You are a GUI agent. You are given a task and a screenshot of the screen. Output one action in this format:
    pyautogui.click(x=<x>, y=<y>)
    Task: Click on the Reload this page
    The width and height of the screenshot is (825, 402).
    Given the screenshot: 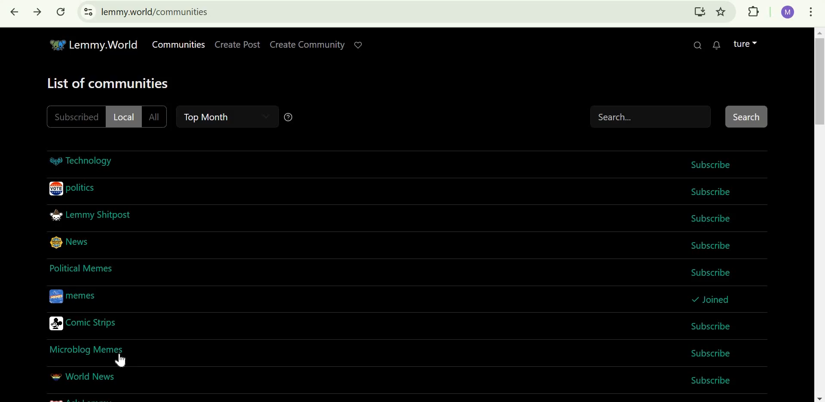 What is the action you would take?
    pyautogui.click(x=61, y=12)
    